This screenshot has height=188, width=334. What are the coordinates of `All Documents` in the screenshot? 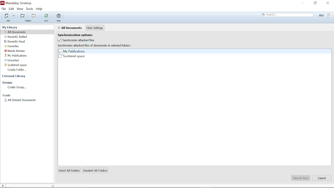 It's located at (70, 28).